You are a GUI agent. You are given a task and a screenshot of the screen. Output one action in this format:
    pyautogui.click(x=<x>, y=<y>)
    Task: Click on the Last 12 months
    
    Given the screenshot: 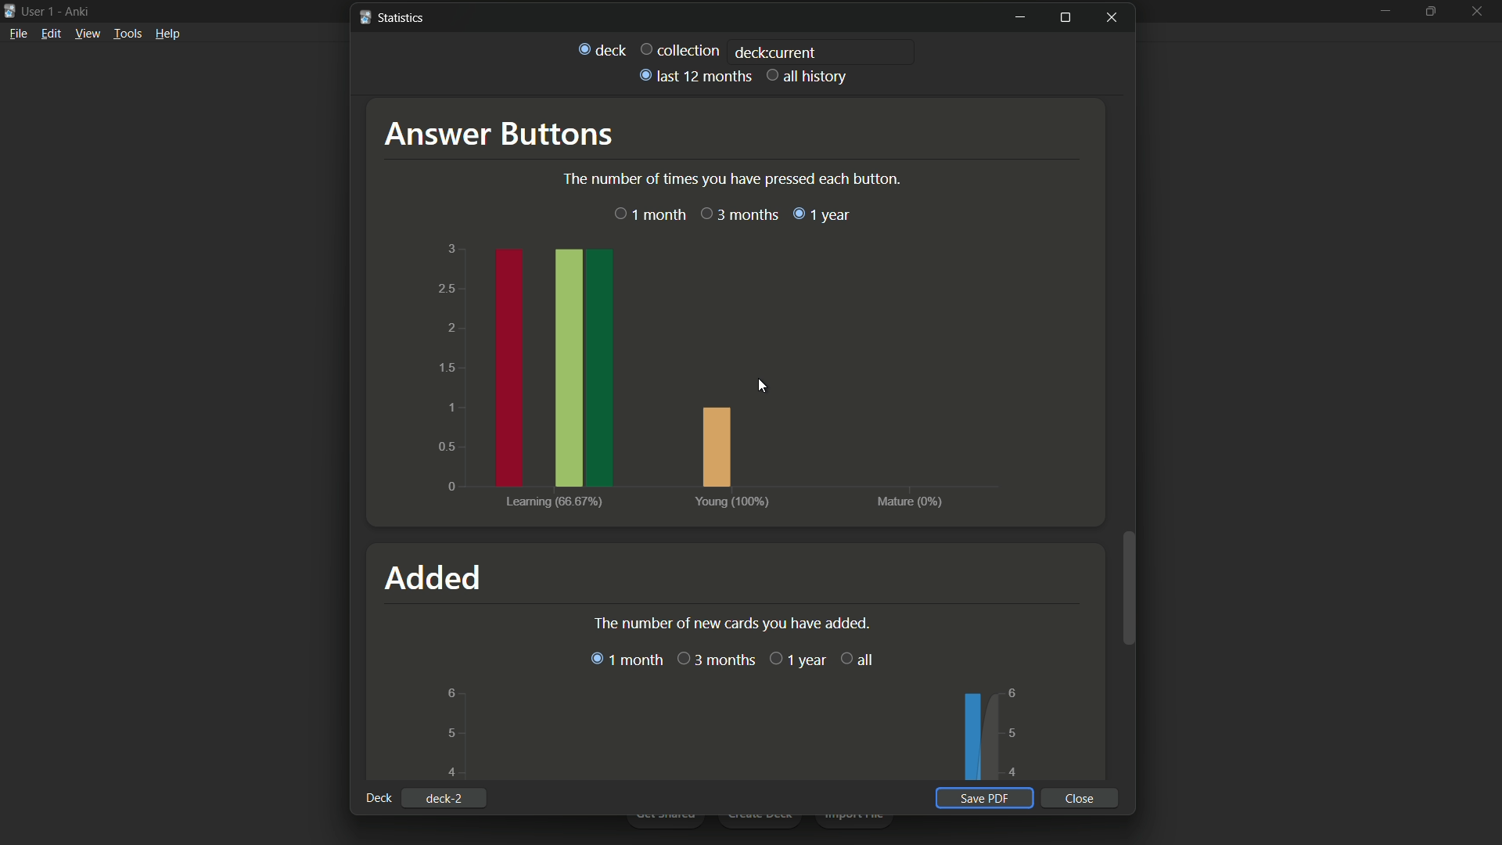 What is the action you would take?
    pyautogui.click(x=693, y=75)
    